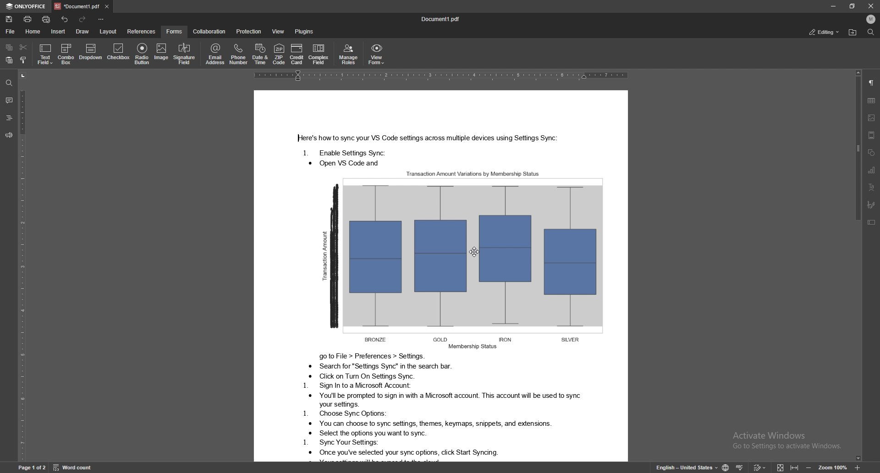 This screenshot has width=880, height=473. I want to click on table, so click(871, 100).